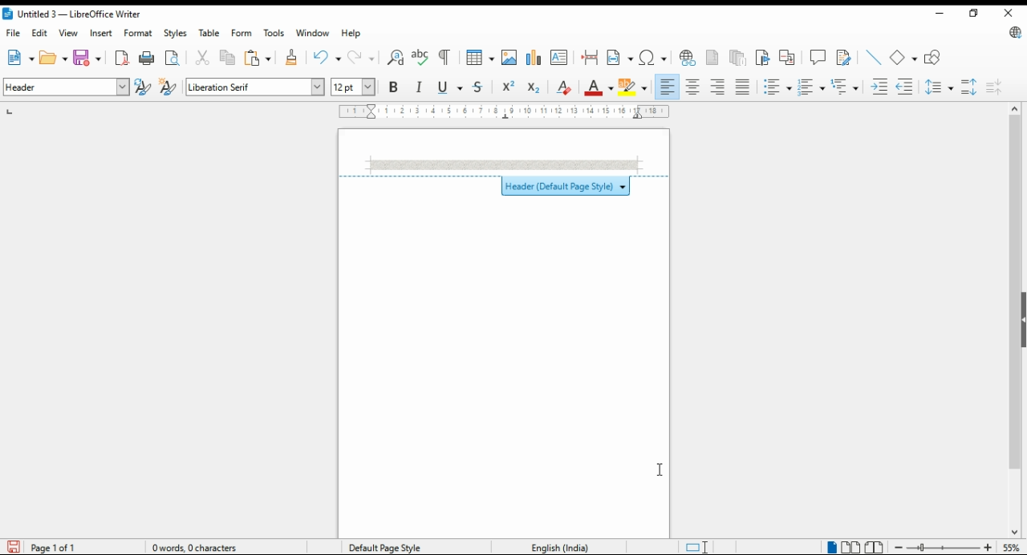 The width and height of the screenshot is (1027, 555). What do you see at coordinates (739, 57) in the screenshot?
I see `insert endnote` at bounding box center [739, 57].